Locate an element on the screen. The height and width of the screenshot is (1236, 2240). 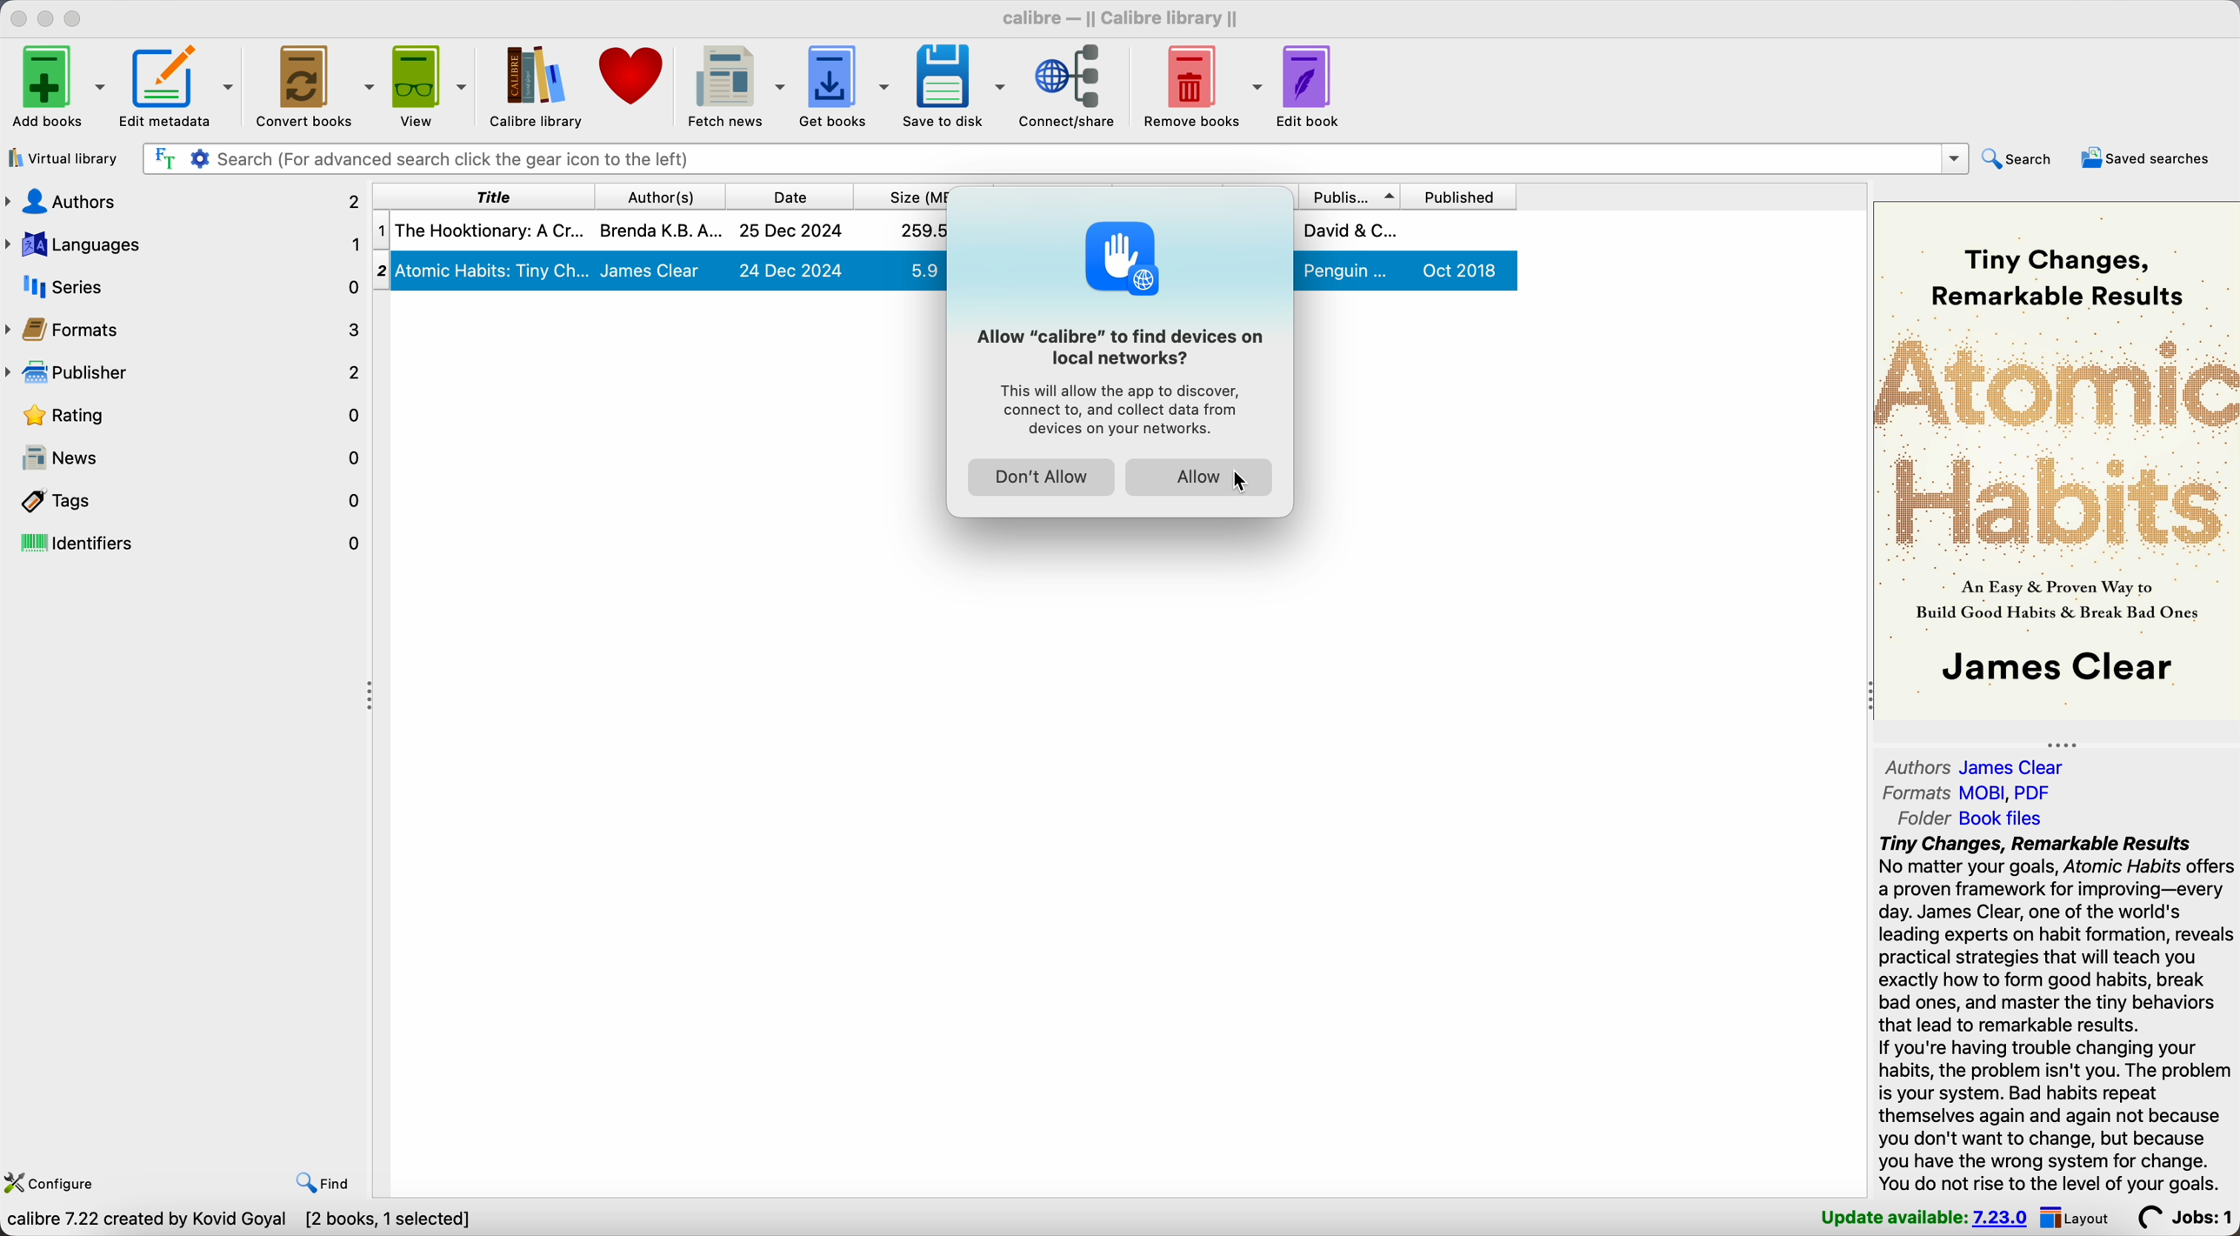
saved searches is located at coordinates (2148, 159).